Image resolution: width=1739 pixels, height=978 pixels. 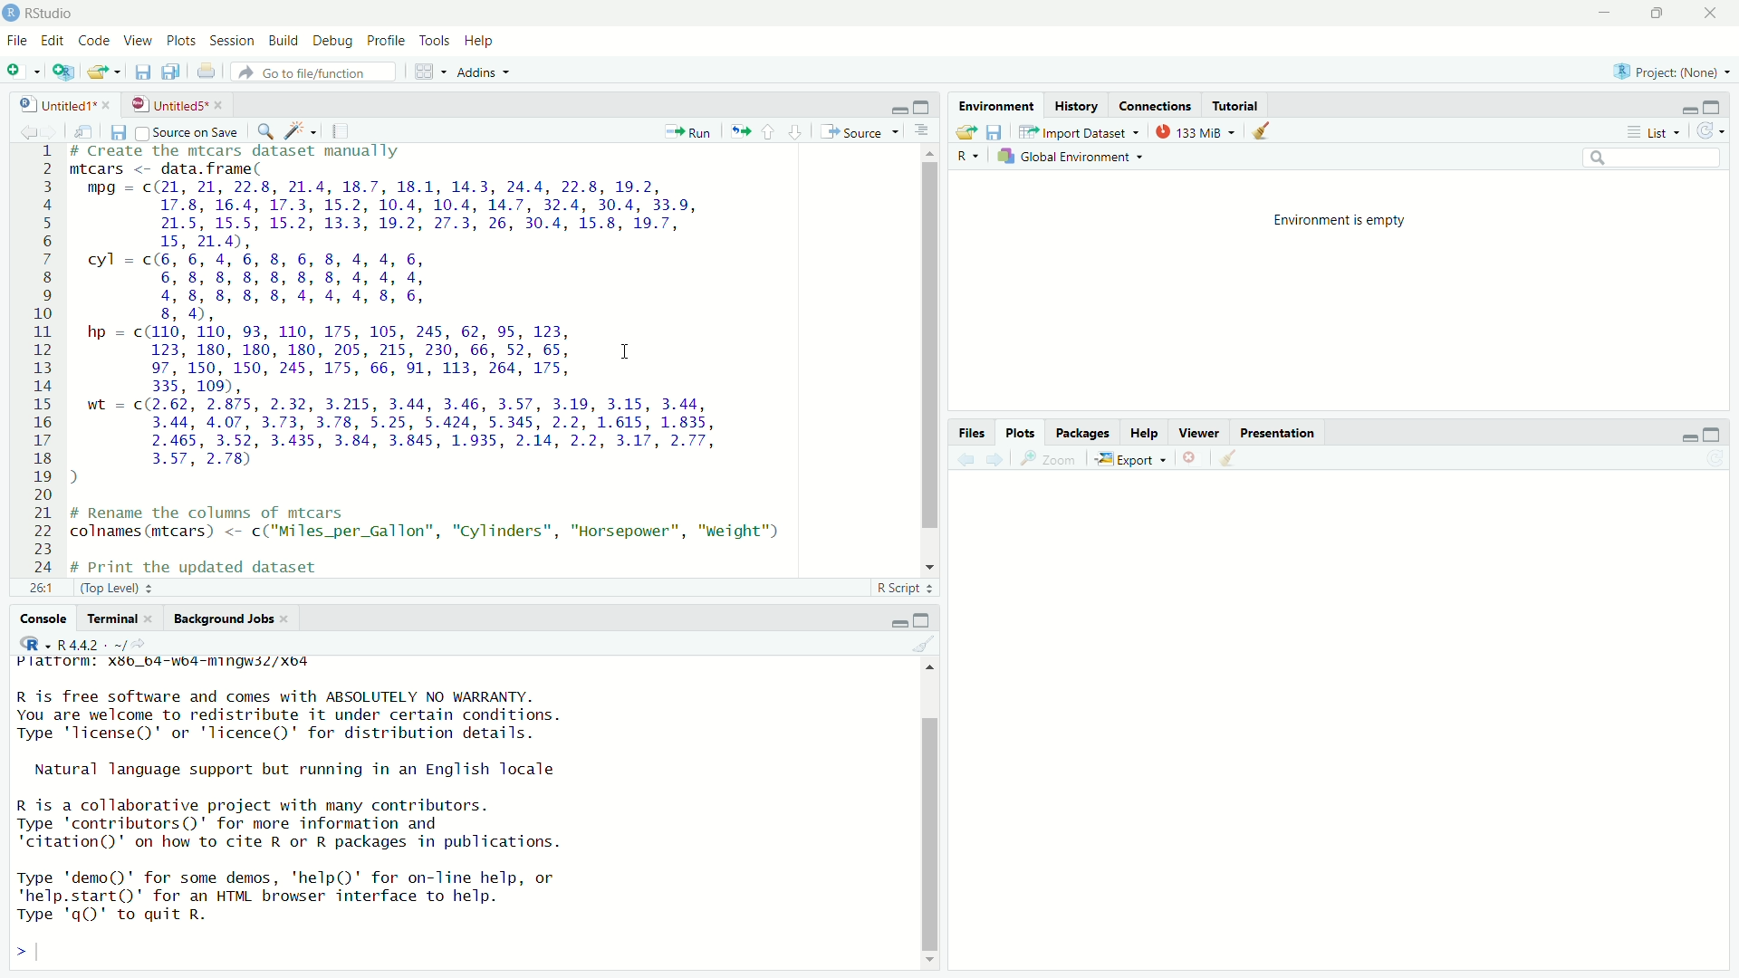 What do you see at coordinates (1649, 158) in the screenshot?
I see `search` at bounding box center [1649, 158].